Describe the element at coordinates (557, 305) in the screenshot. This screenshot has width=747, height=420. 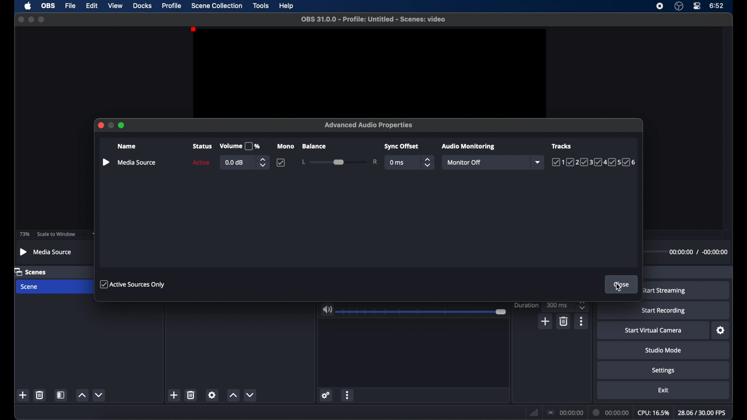
I see `300 ms` at that location.